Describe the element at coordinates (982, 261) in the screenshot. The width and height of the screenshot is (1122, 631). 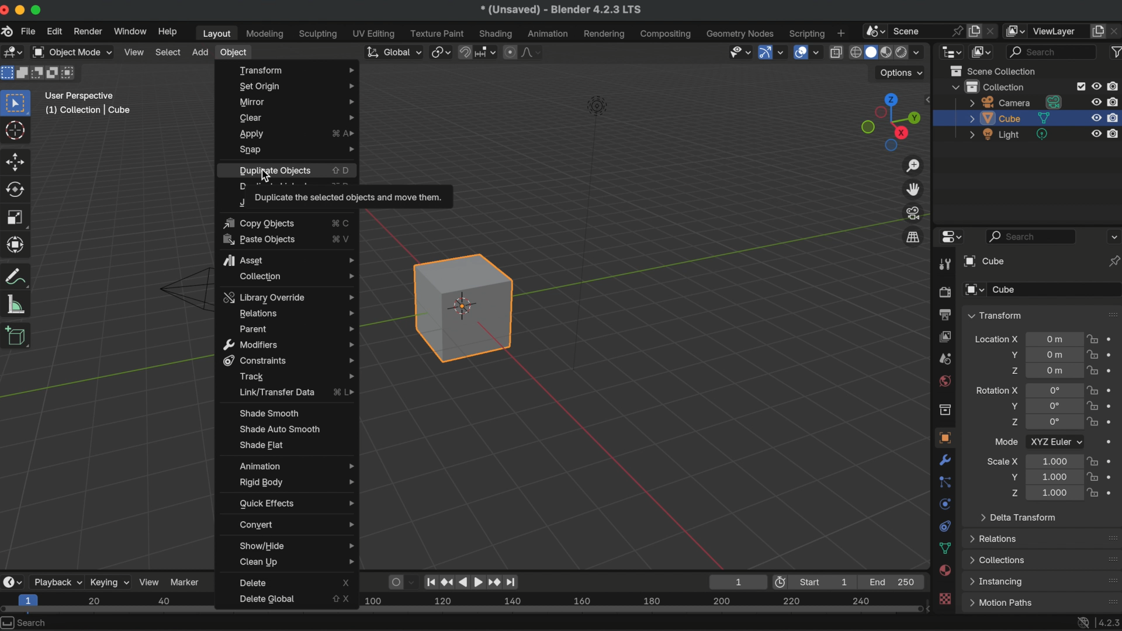
I see `cube` at that location.